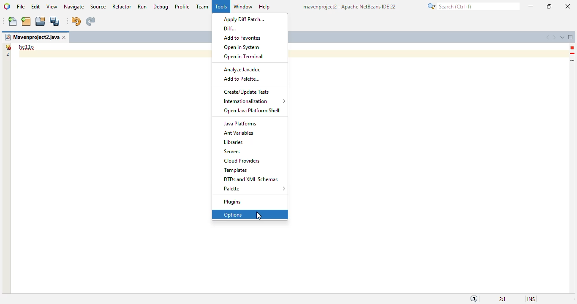 The image size is (577, 304). Describe the element at coordinates (258, 215) in the screenshot. I see `cursor` at that location.